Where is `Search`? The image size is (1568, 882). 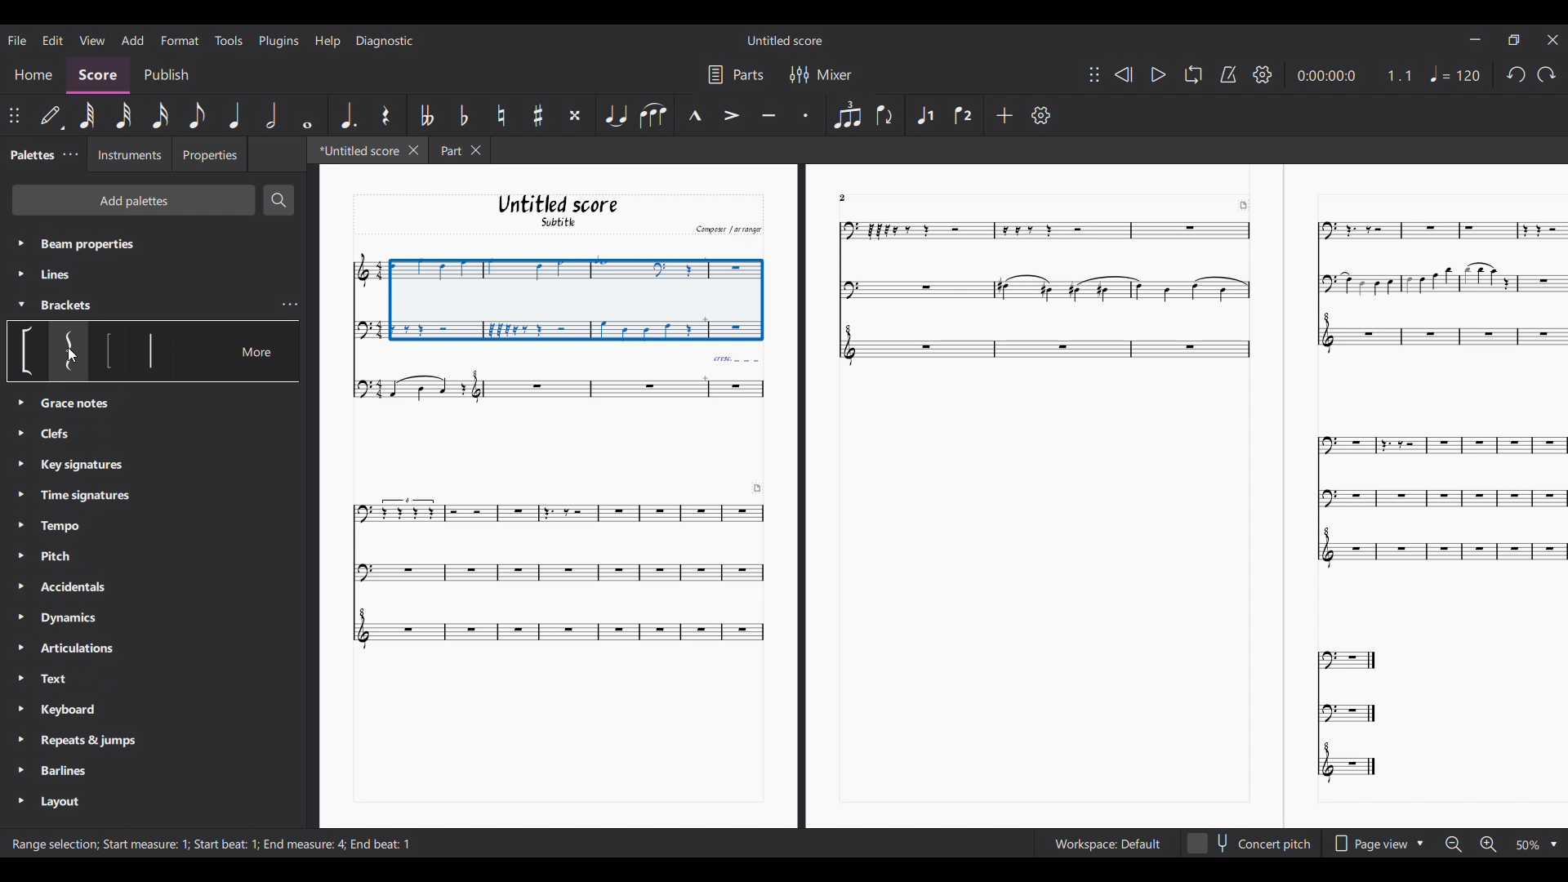 Search is located at coordinates (278, 200).